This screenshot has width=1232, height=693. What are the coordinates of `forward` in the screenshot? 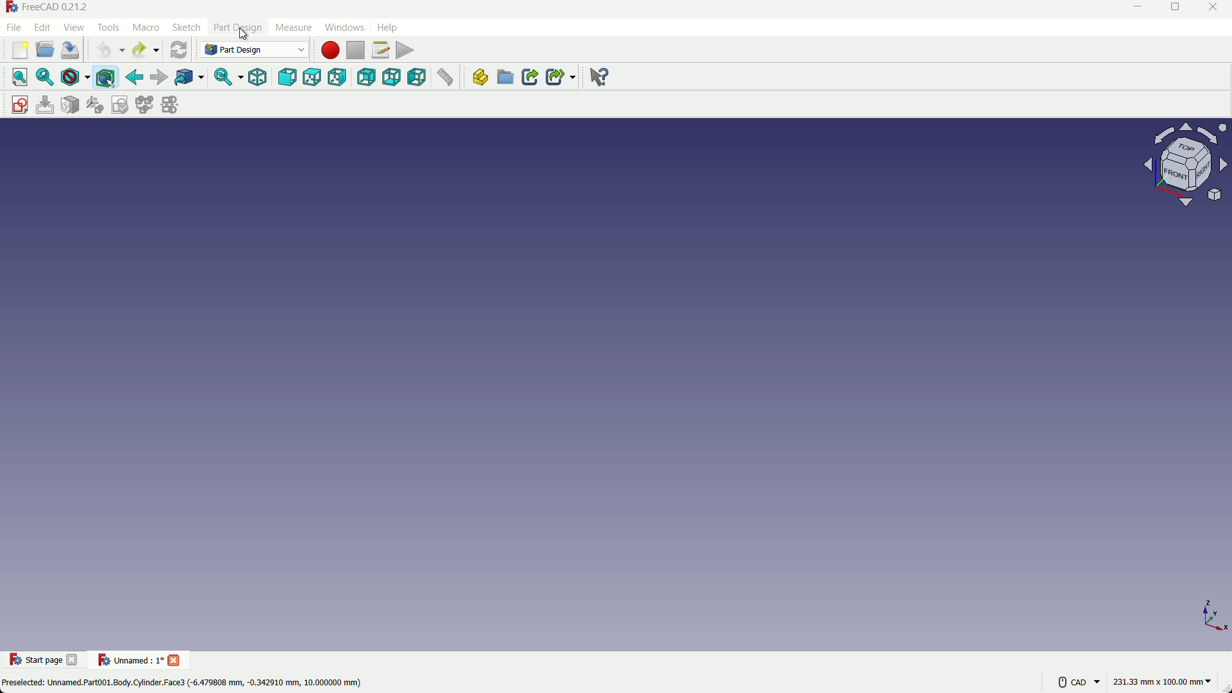 It's located at (160, 76).